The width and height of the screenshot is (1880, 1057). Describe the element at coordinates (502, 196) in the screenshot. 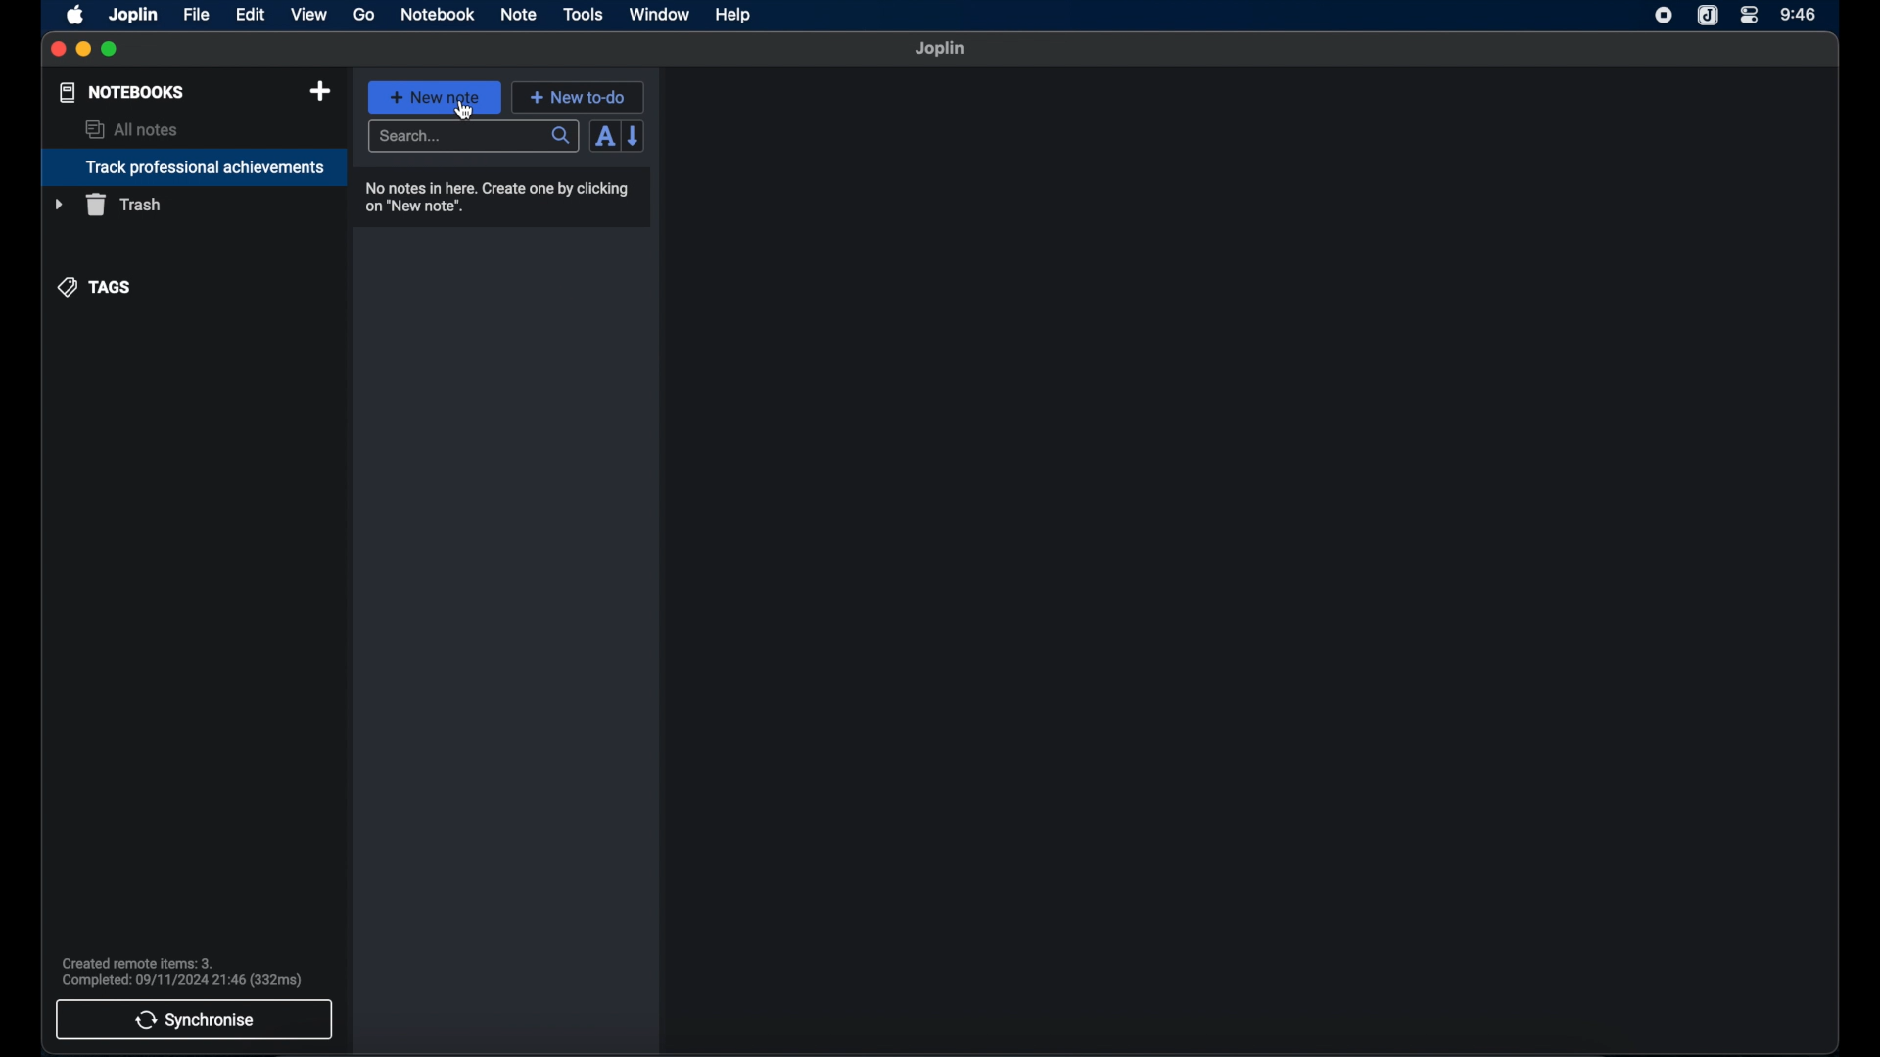

I see `no notes in here. create one by clicking one "new note".` at that location.